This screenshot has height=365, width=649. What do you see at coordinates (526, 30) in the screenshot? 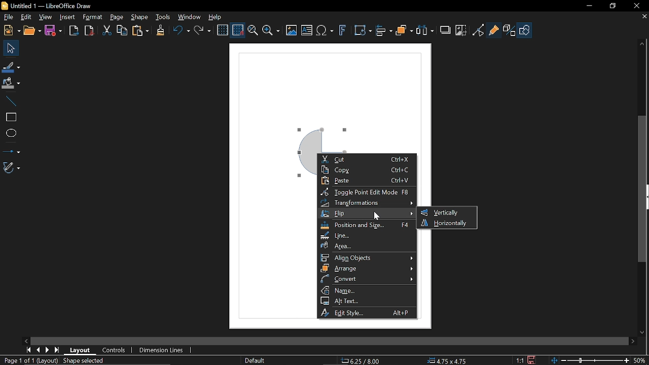
I see `Shape` at bounding box center [526, 30].